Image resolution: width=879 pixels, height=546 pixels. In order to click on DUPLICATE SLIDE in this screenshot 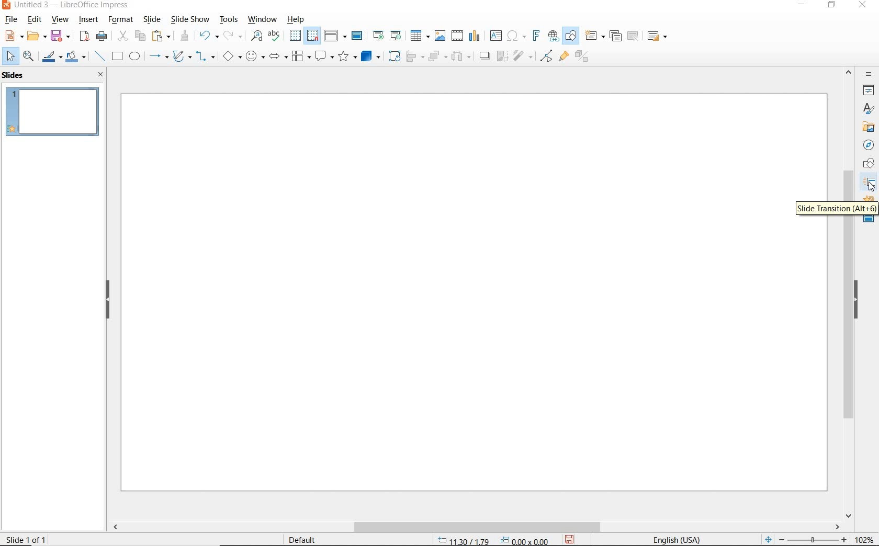, I will do `click(616, 36)`.